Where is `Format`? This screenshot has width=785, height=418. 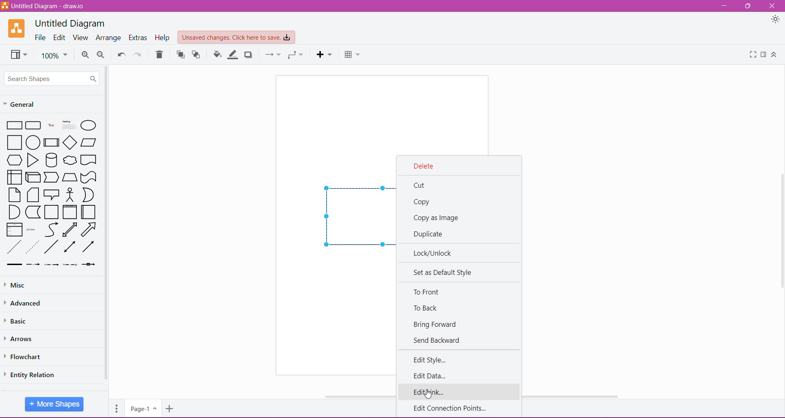
Format is located at coordinates (764, 55).